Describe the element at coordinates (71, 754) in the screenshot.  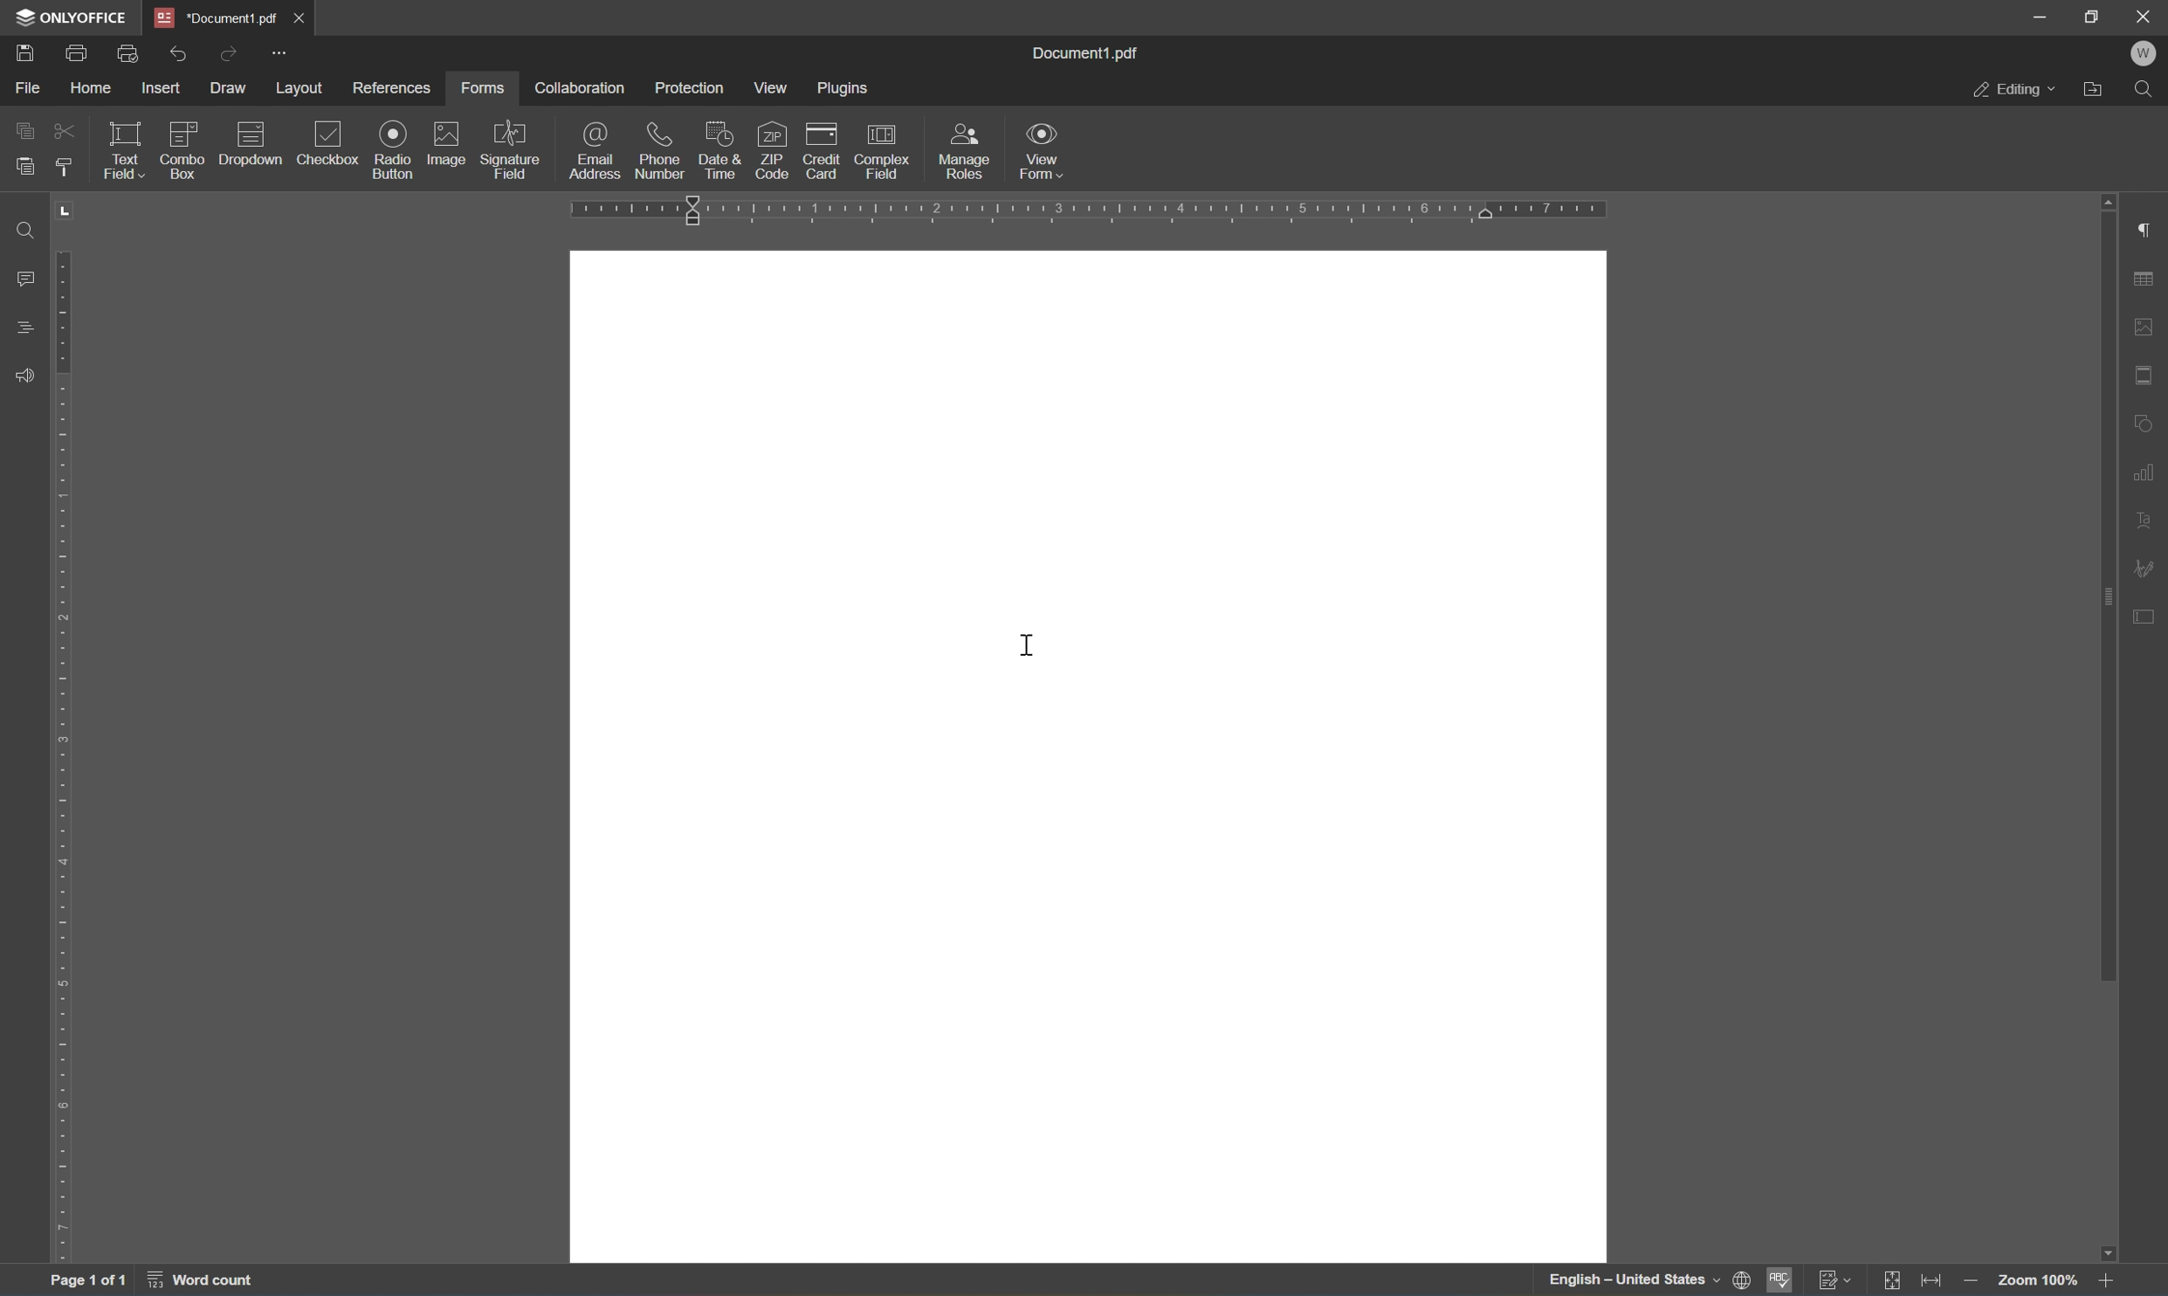
I see `ruler` at that location.